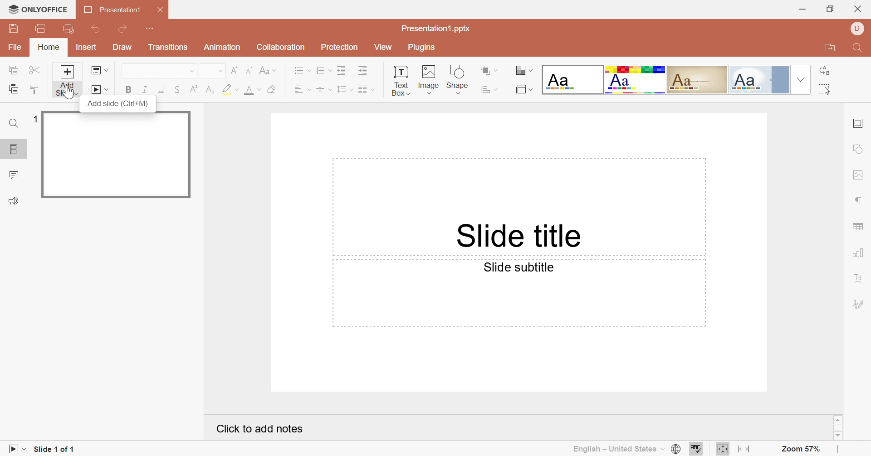  I want to click on Shape, so click(456, 79).